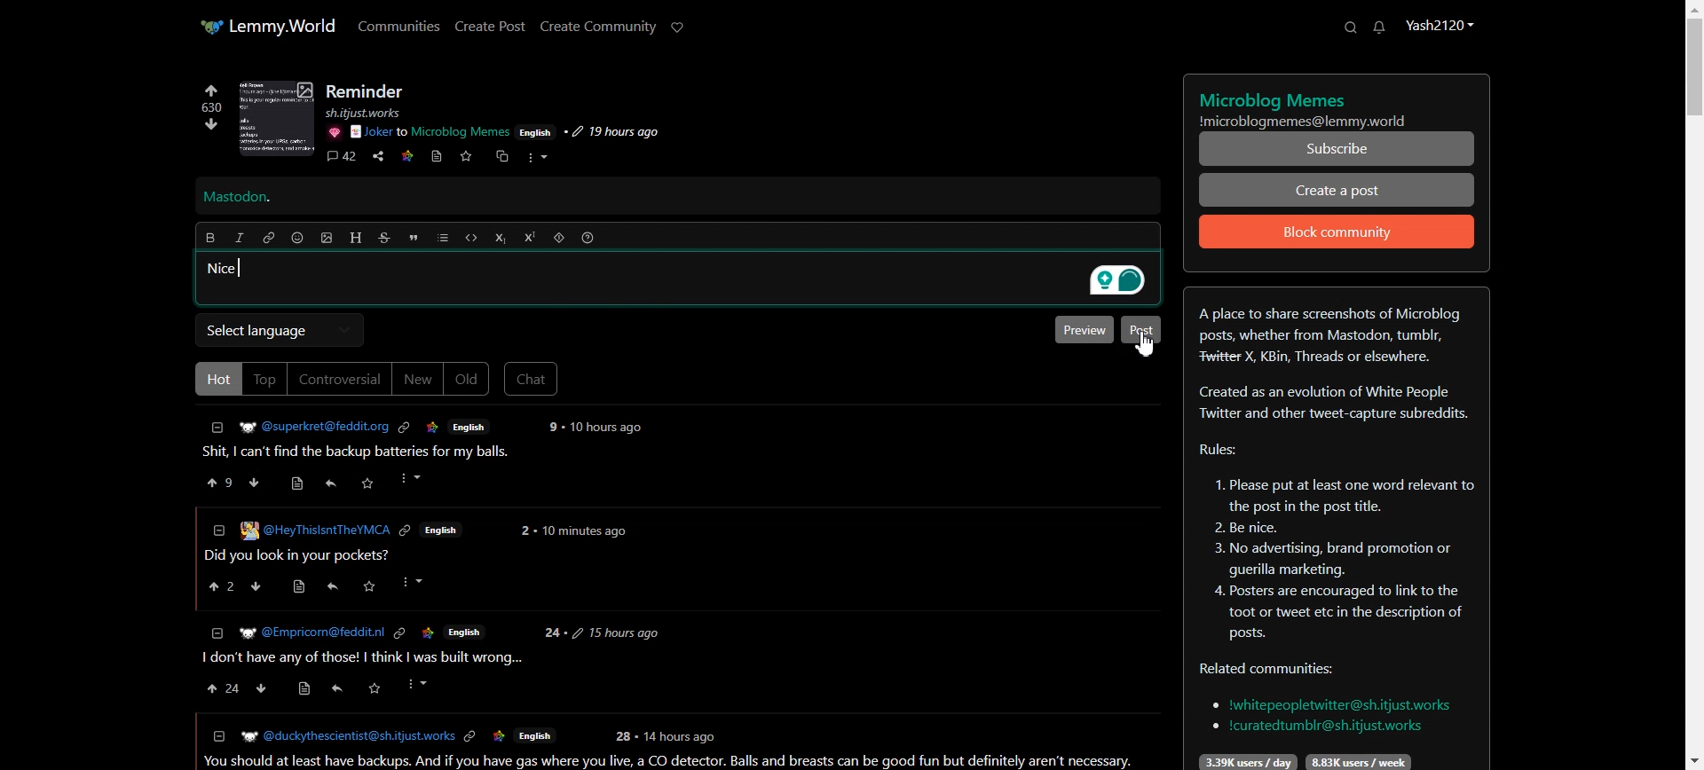 The image size is (1704, 770). Describe the element at coordinates (298, 238) in the screenshot. I see `Emoji` at that location.